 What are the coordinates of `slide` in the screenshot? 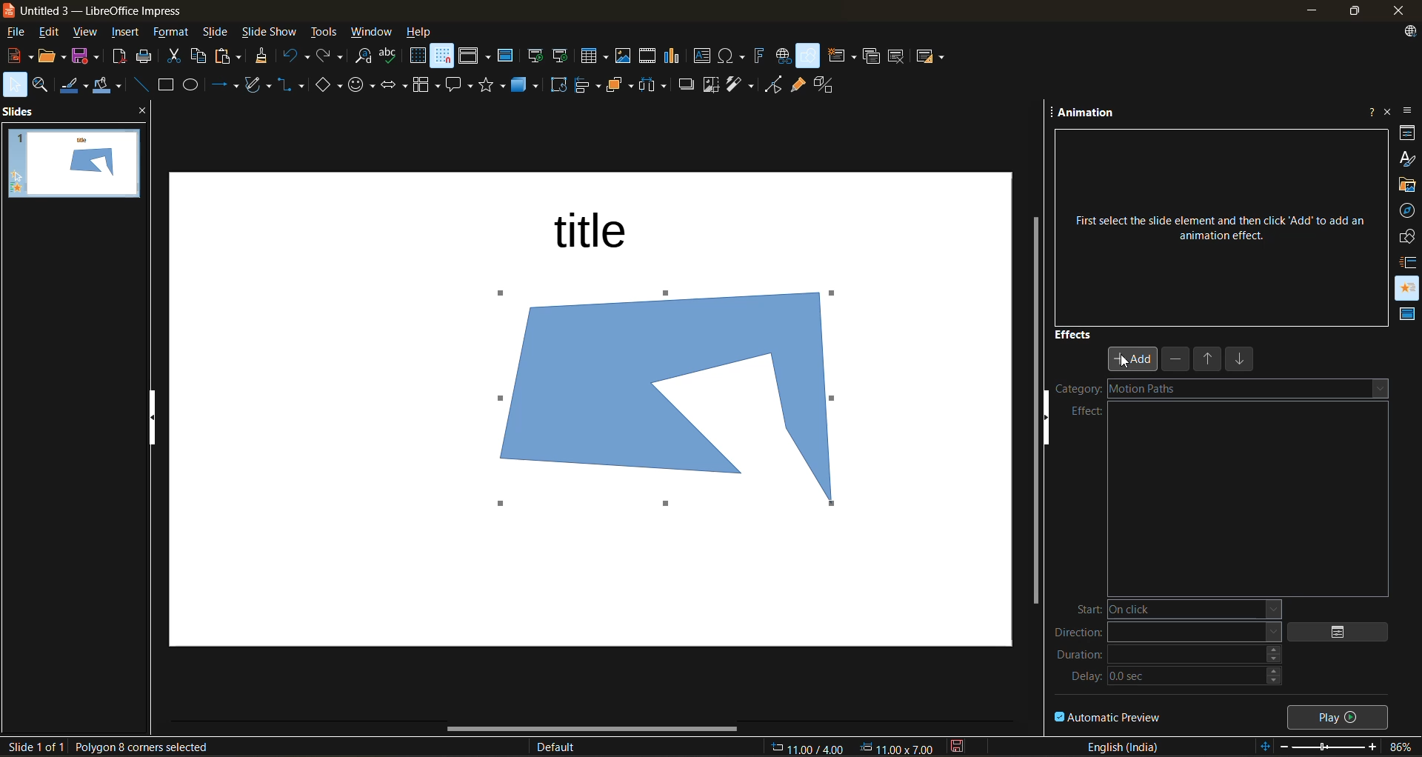 It's located at (217, 34).